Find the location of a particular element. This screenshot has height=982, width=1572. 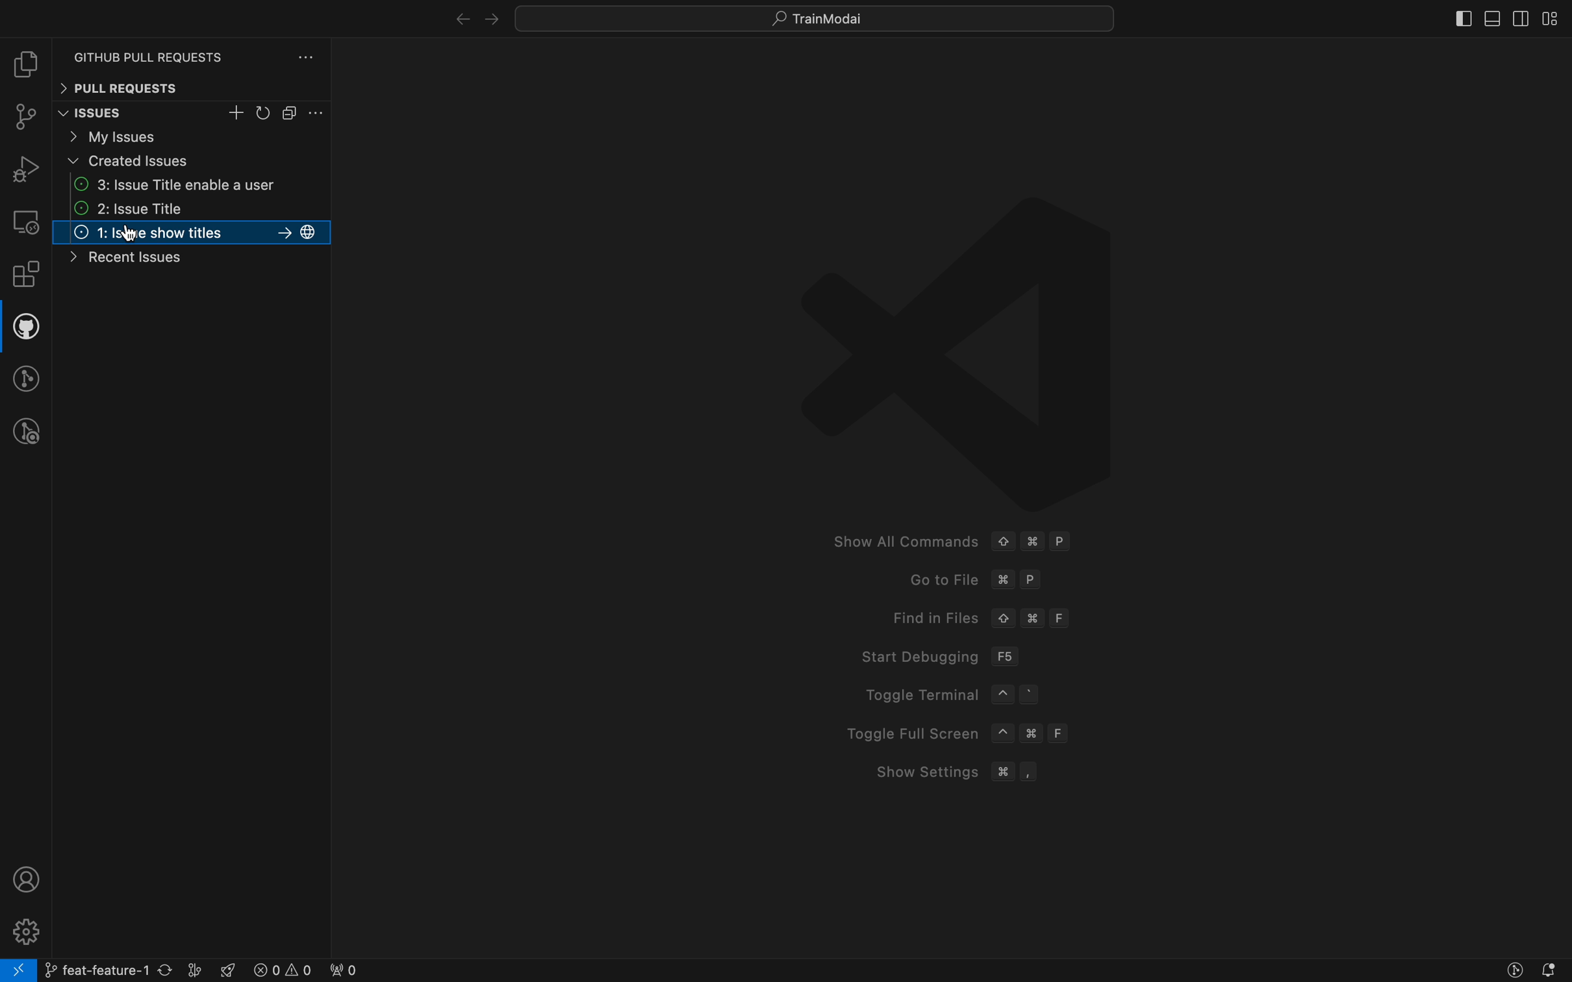

add an issue is located at coordinates (238, 113).